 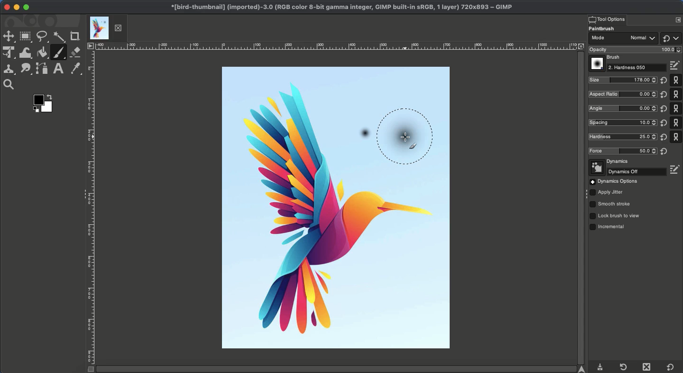 I want to click on Mode, so click(x=623, y=39).